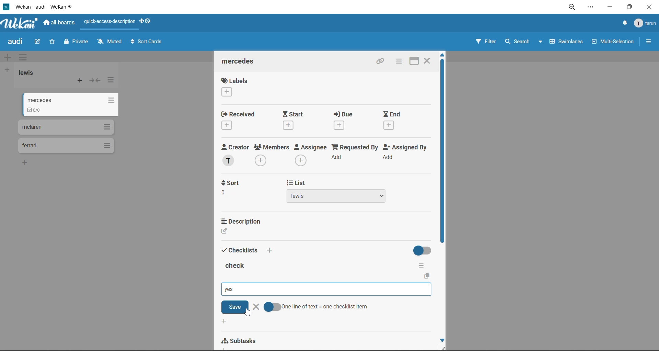  What do you see at coordinates (80, 82) in the screenshot?
I see `add card` at bounding box center [80, 82].